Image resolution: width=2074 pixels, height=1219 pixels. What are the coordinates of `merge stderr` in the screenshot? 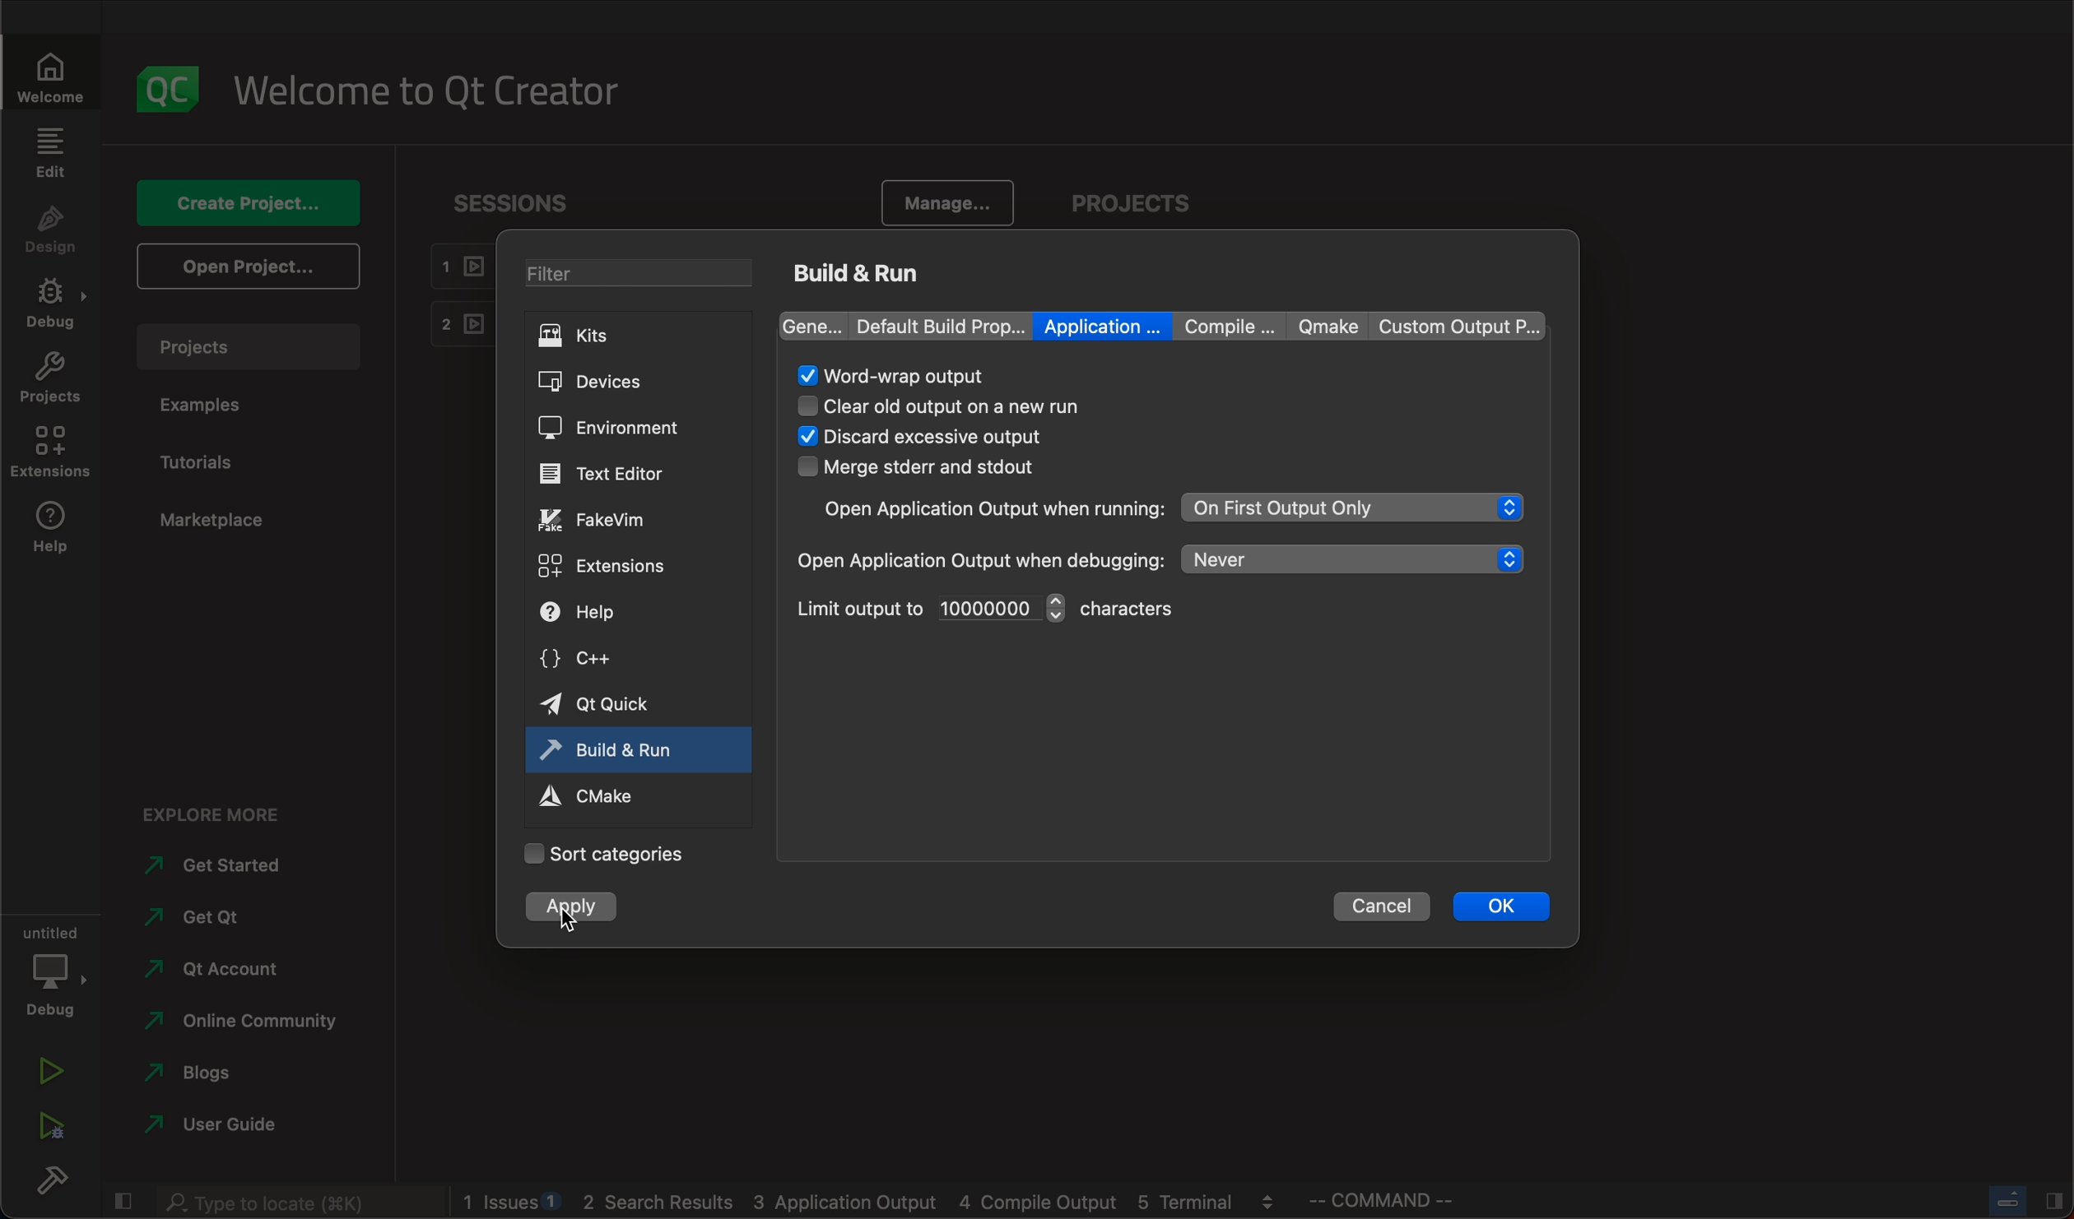 It's located at (935, 468).